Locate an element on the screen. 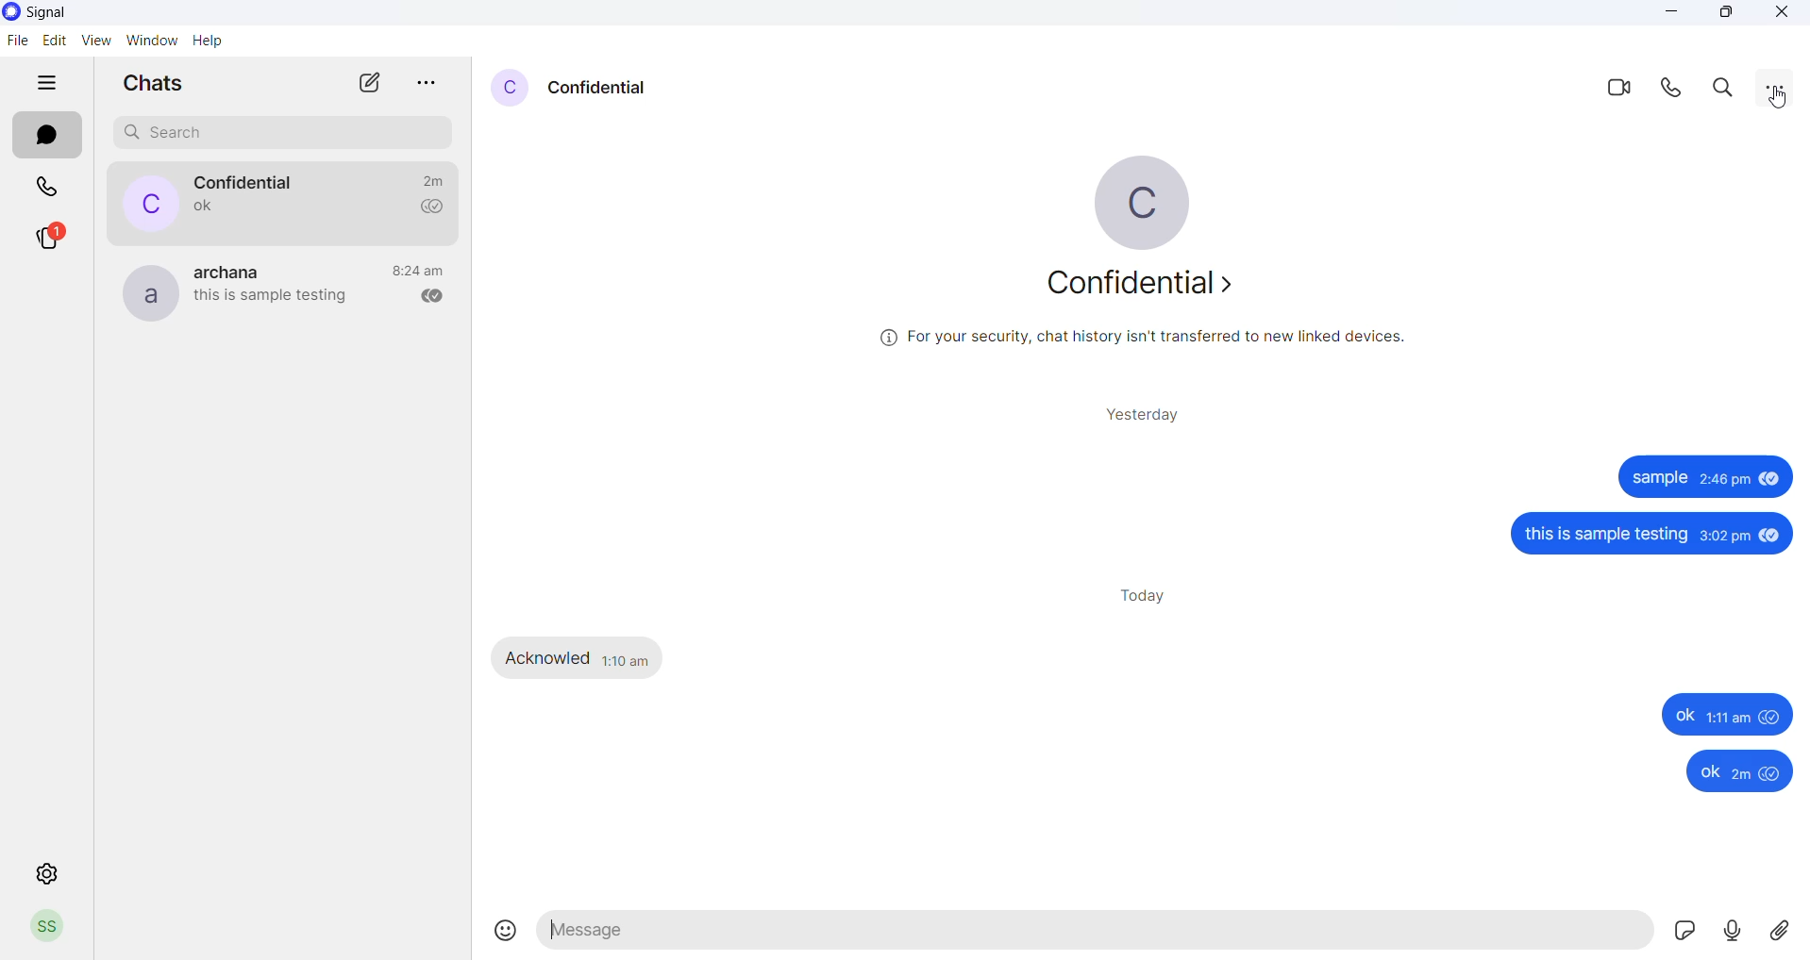 The height and width of the screenshot is (960, 1810). help is located at coordinates (206, 40).